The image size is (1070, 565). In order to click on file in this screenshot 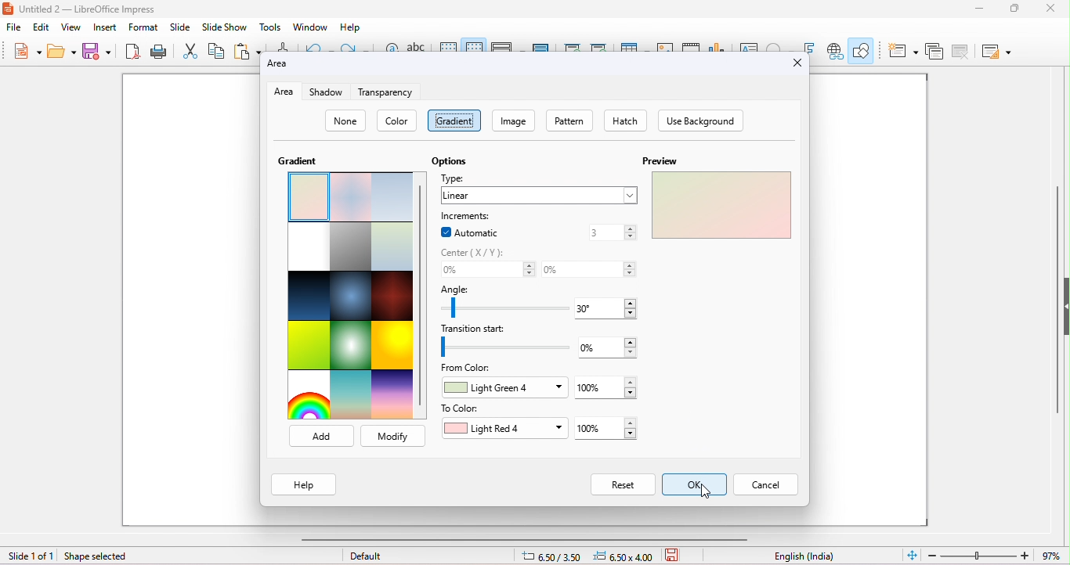, I will do `click(13, 27)`.